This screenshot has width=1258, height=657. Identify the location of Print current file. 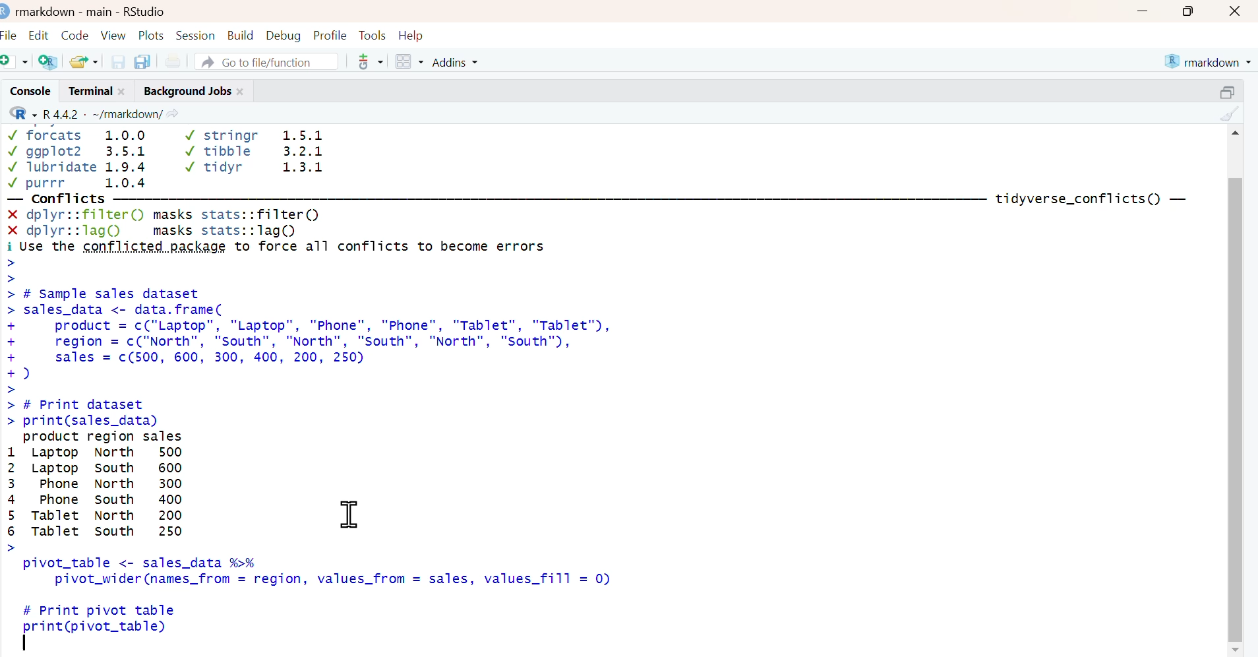
(173, 61).